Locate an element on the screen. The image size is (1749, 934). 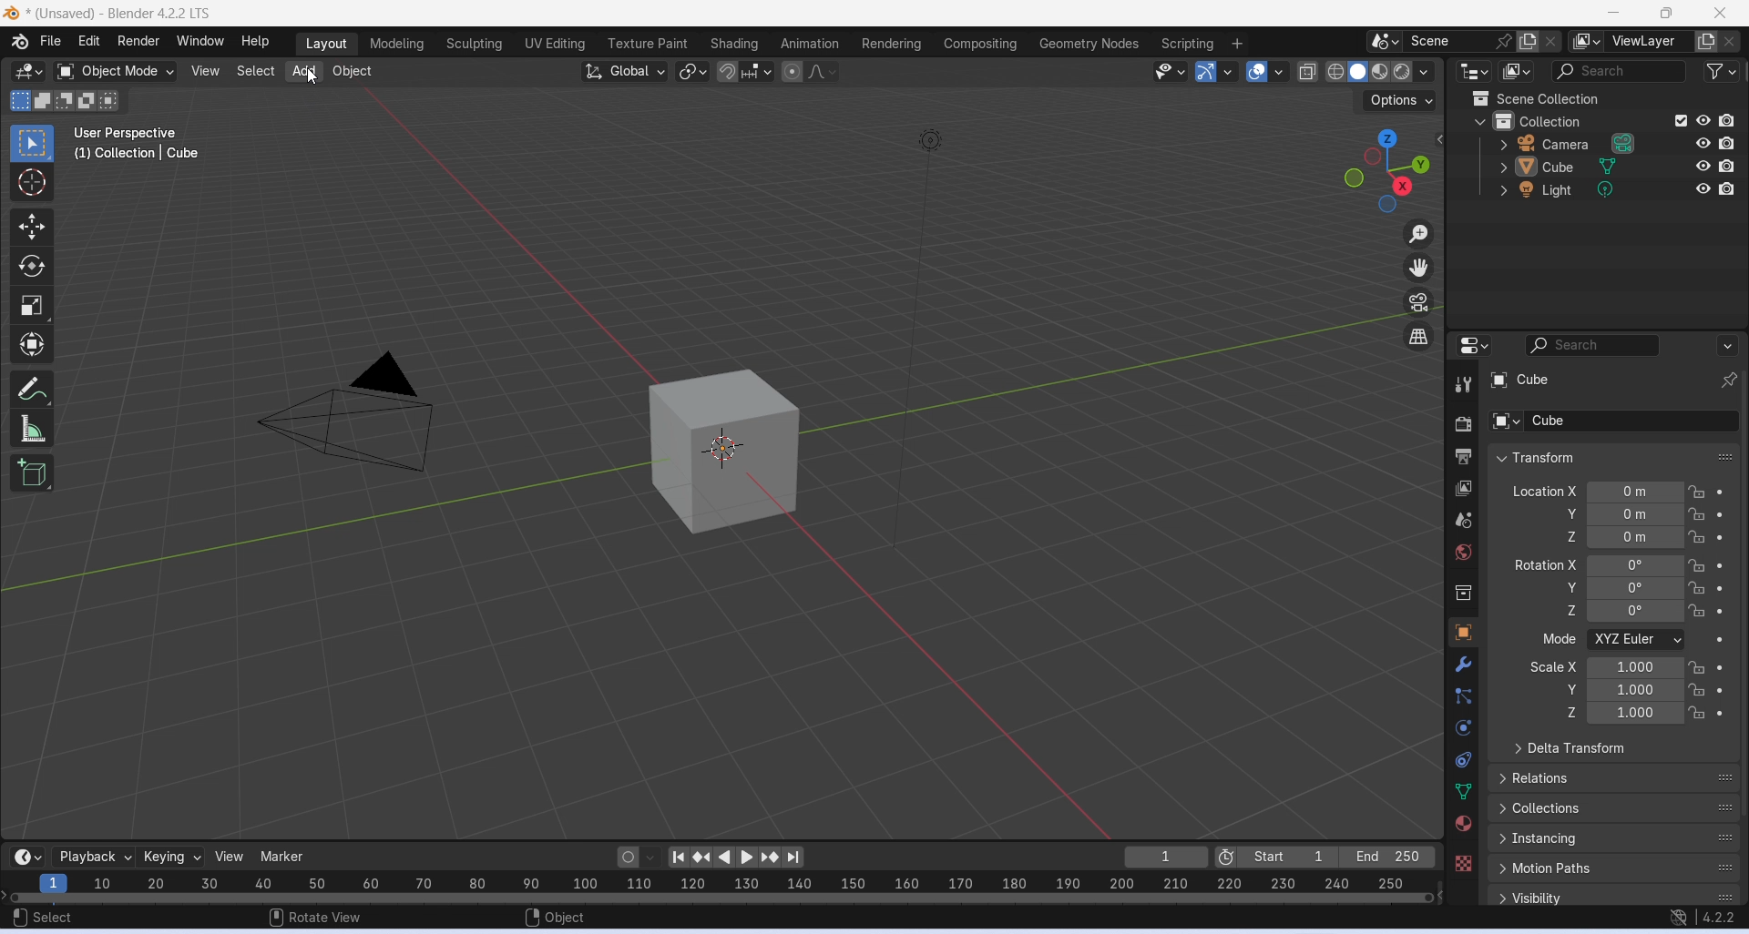
End 250 is located at coordinates (1386, 857).